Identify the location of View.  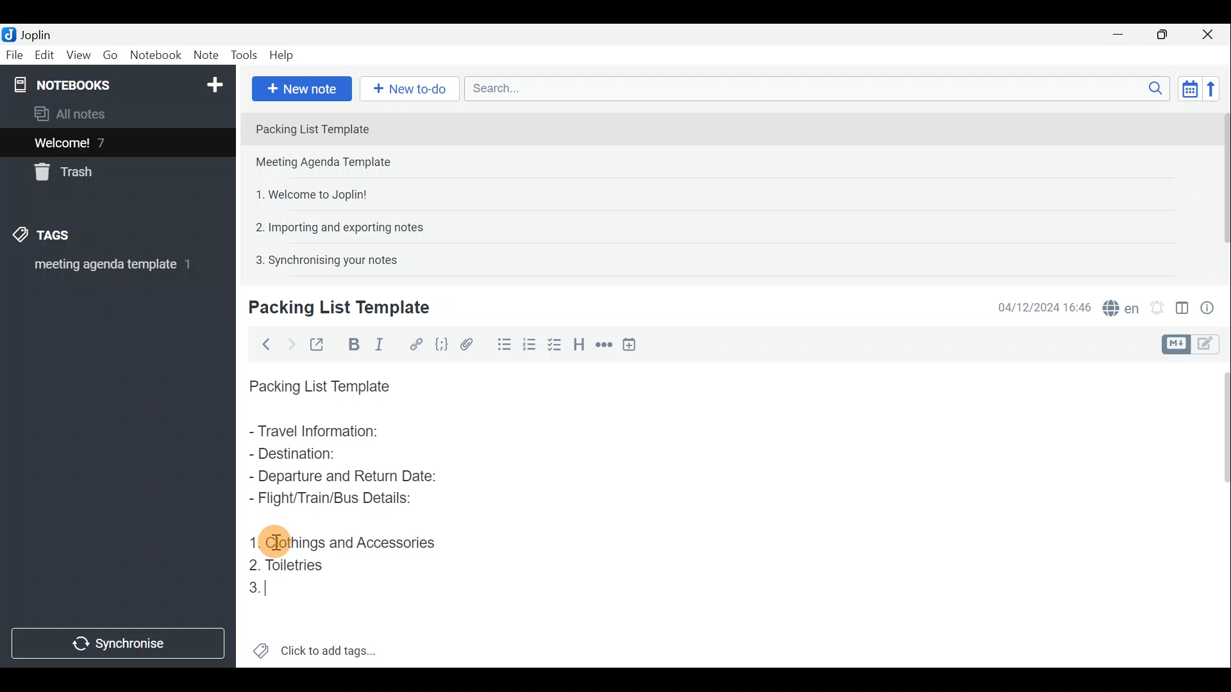
(80, 55).